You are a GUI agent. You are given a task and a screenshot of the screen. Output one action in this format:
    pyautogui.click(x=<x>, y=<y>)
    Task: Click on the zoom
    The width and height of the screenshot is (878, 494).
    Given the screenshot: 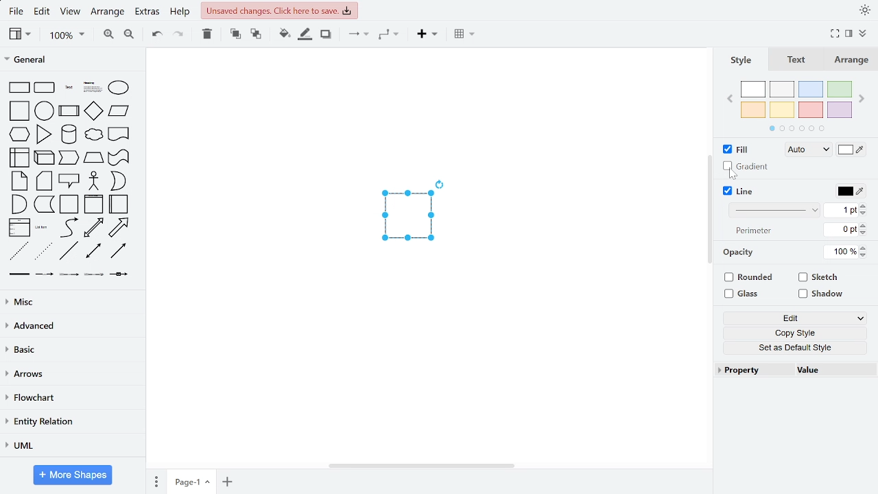 What is the action you would take?
    pyautogui.click(x=63, y=34)
    